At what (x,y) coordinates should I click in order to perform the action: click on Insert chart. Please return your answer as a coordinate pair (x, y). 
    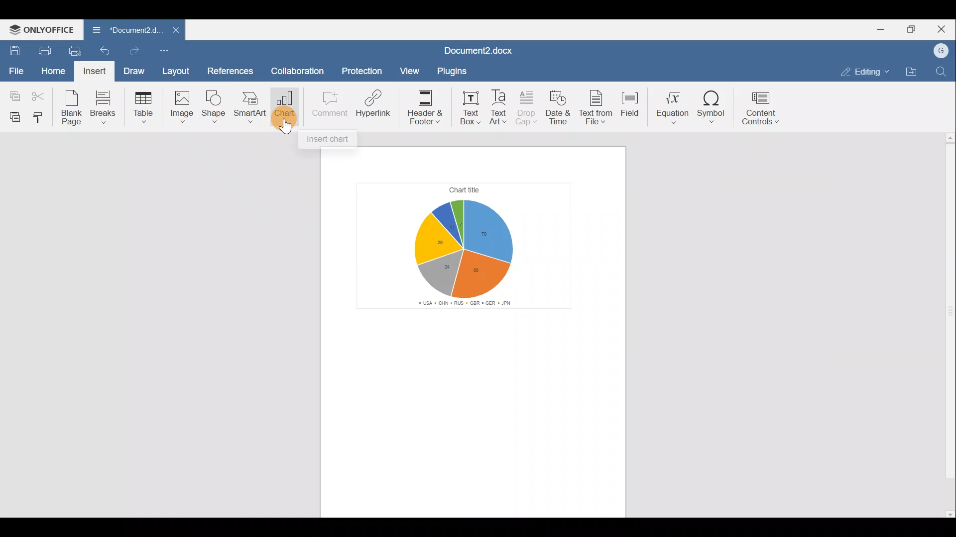
    Looking at the image, I should click on (331, 140).